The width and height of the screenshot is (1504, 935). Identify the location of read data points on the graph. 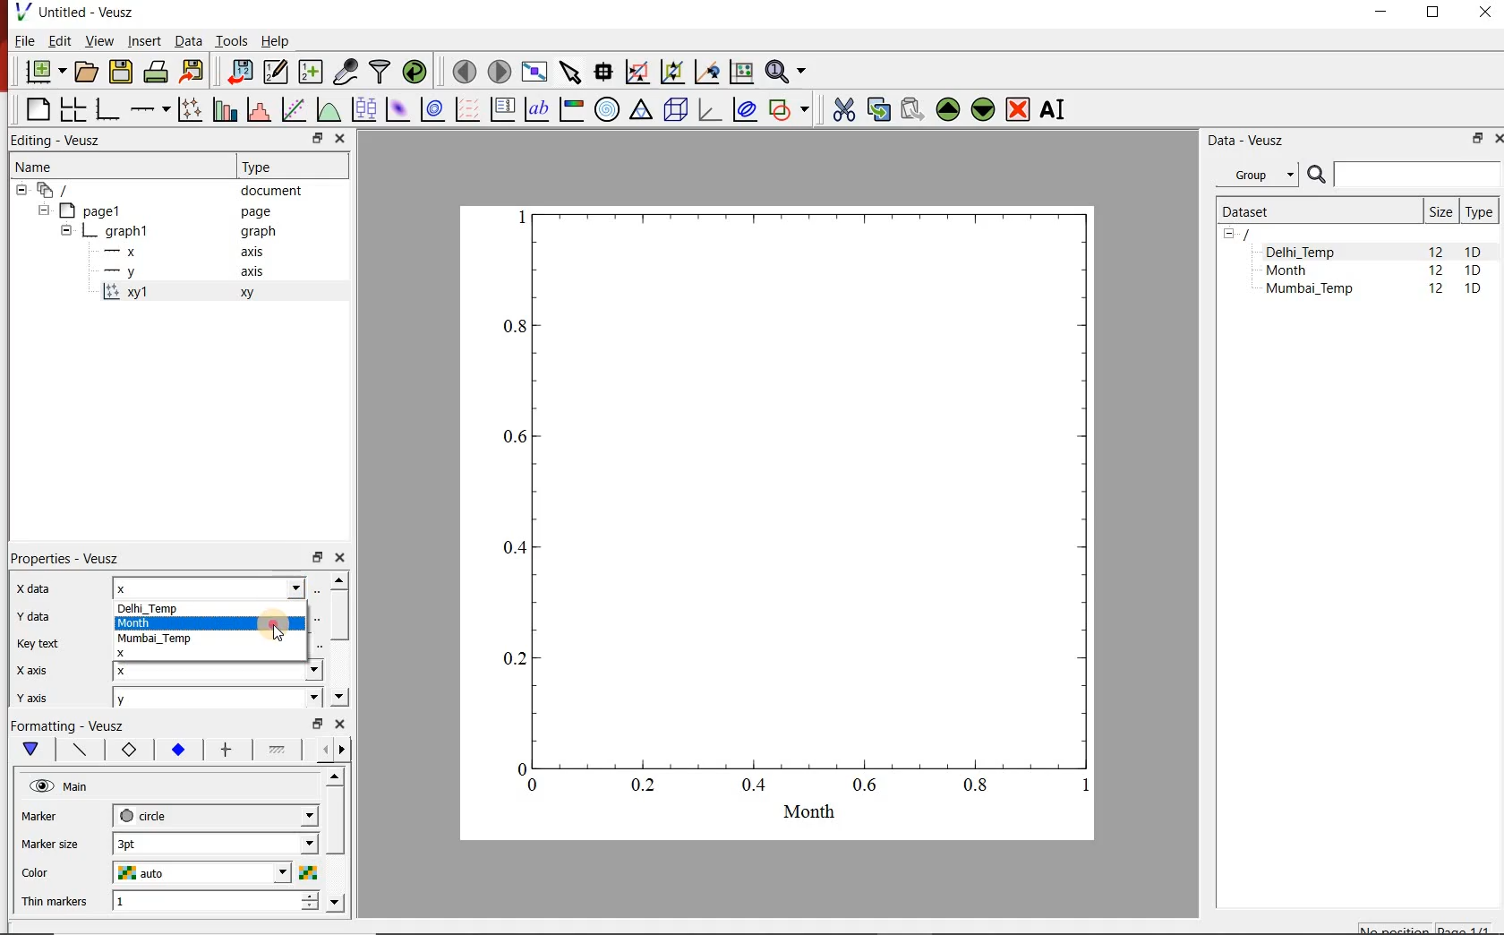
(603, 72).